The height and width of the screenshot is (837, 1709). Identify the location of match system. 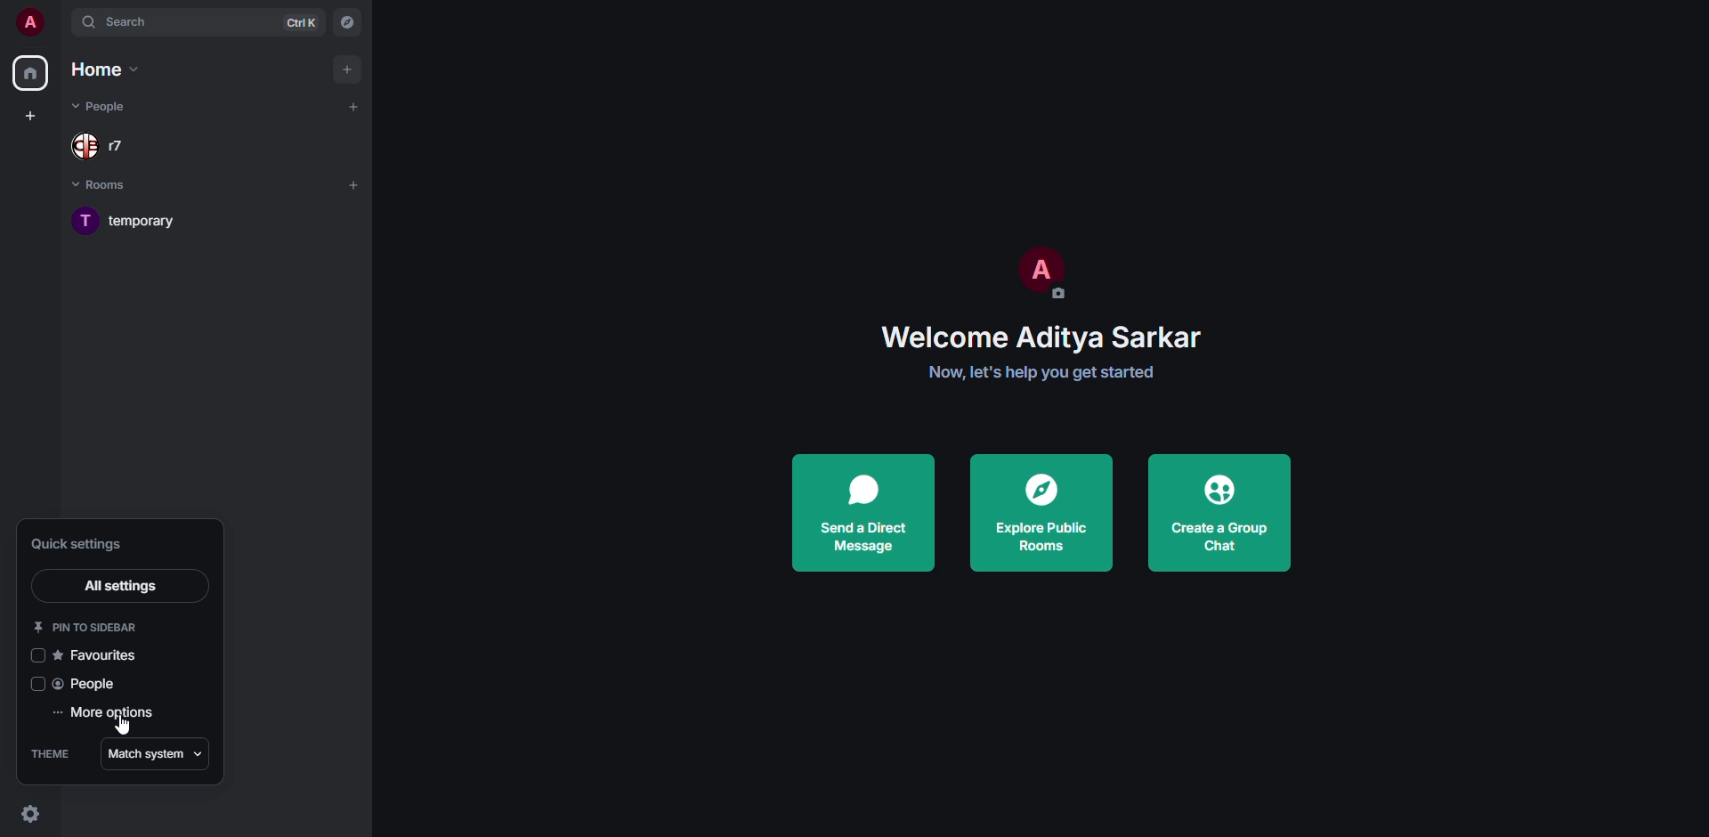
(156, 754).